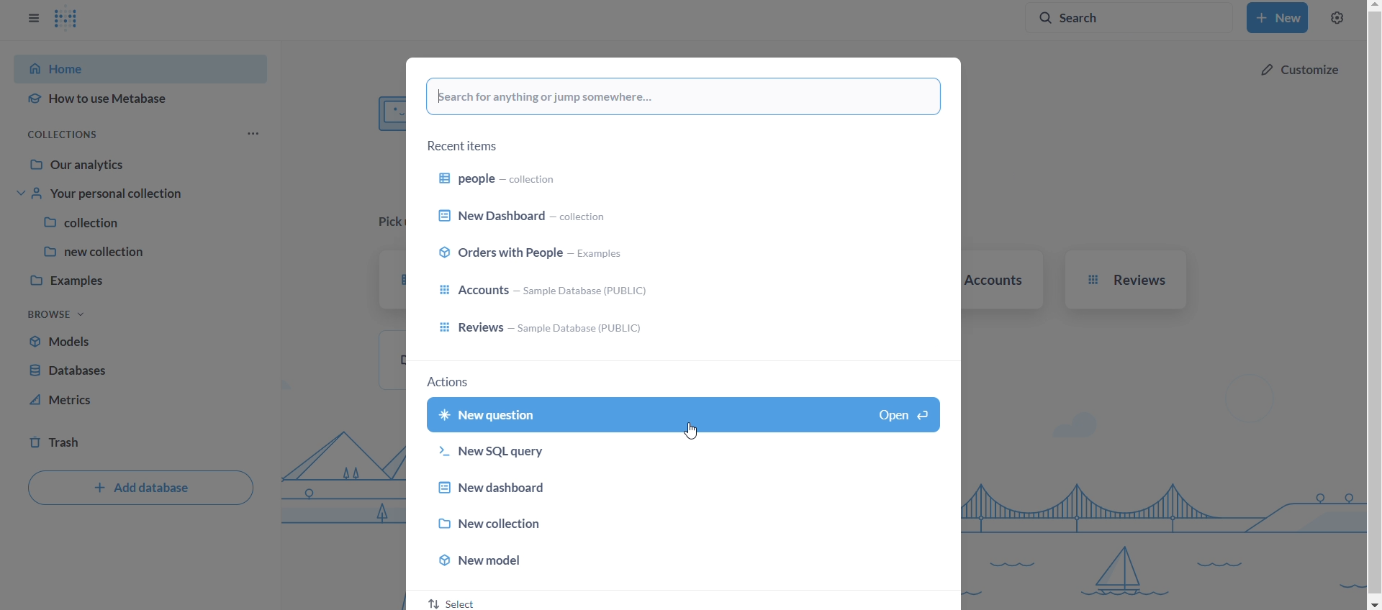 This screenshot has height=610, width=1382. Describe the element at coordinates (1337, 17) in the screenshot. I see `settings` at that location.